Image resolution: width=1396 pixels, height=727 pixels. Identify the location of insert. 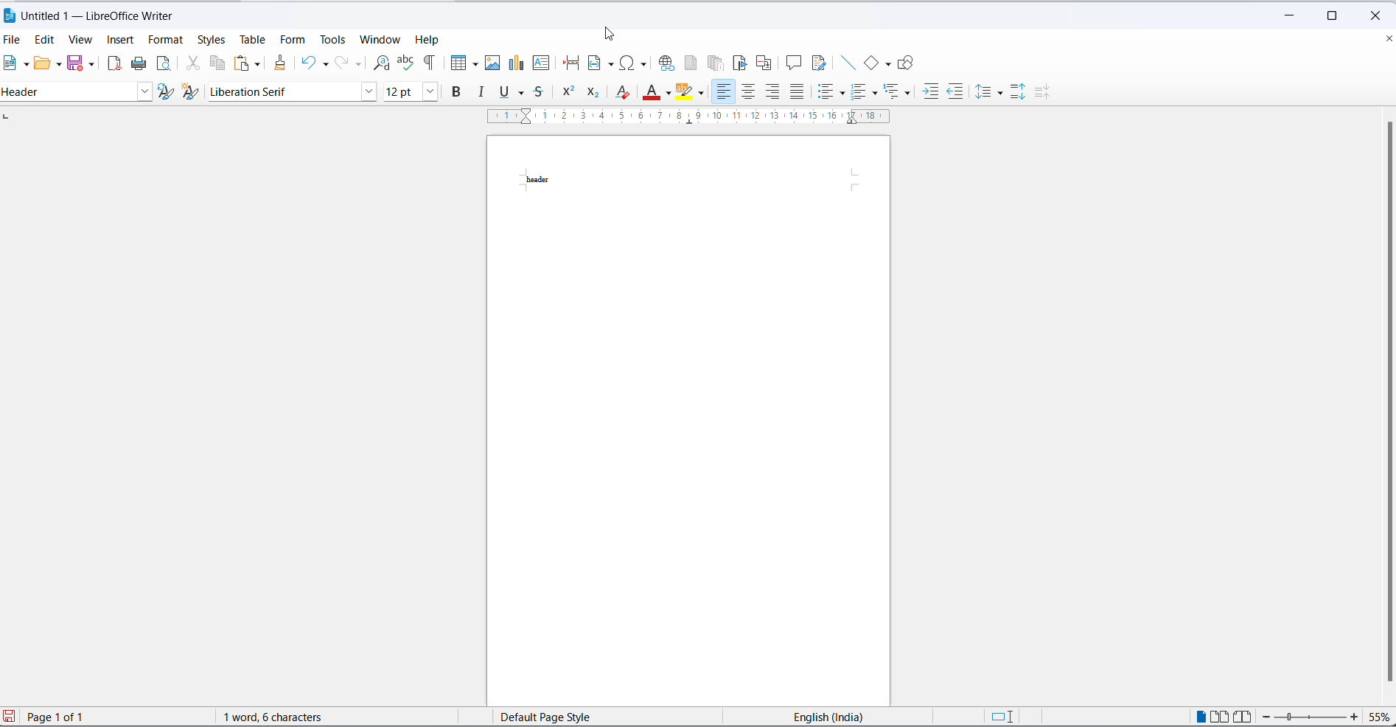
(122, 41).